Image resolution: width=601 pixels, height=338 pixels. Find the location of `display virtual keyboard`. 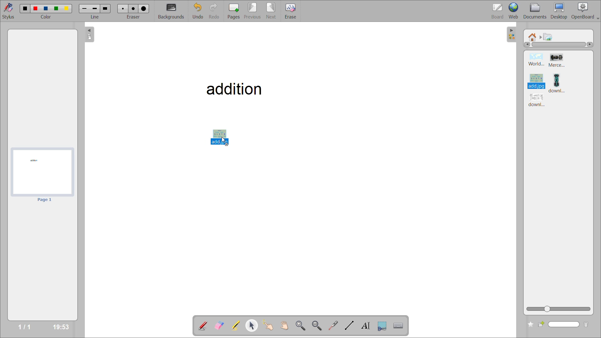

display virtual keyboard is located at coordinates (399, 325).